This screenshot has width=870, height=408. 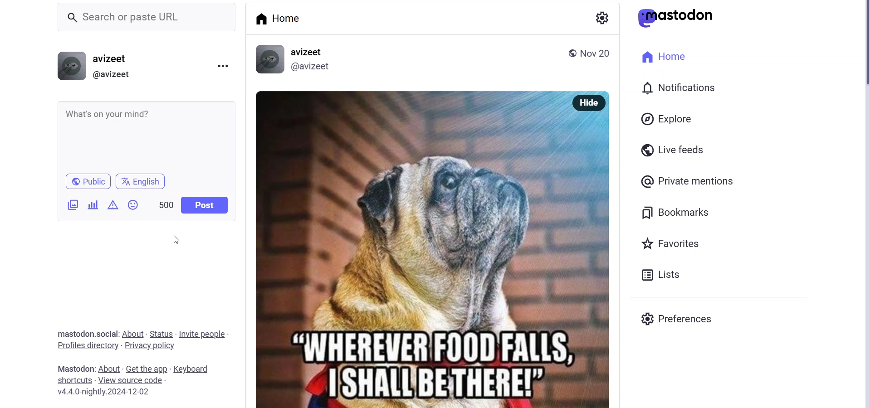 What do you see at coordinates (680, 87) in the screenshot?
I see `notification` at bounding box center [680, 87].